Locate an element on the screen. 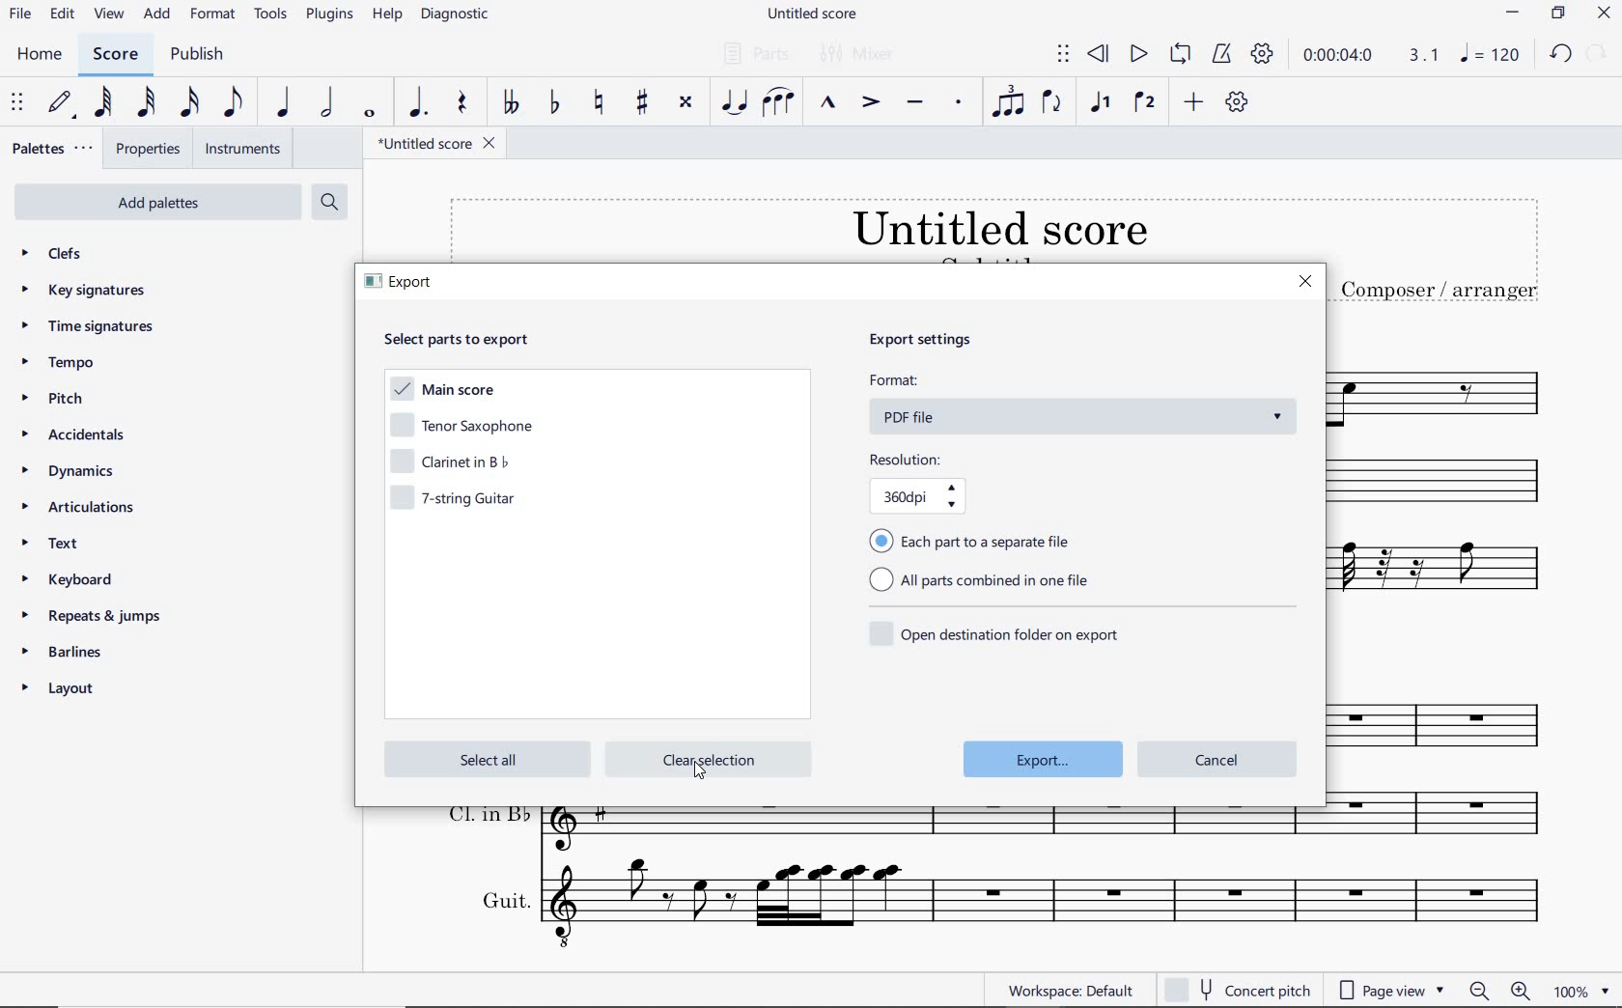 This screenshot has width=1622, height=1008. INSTRUMENTS is located at coordinates (241, 150).